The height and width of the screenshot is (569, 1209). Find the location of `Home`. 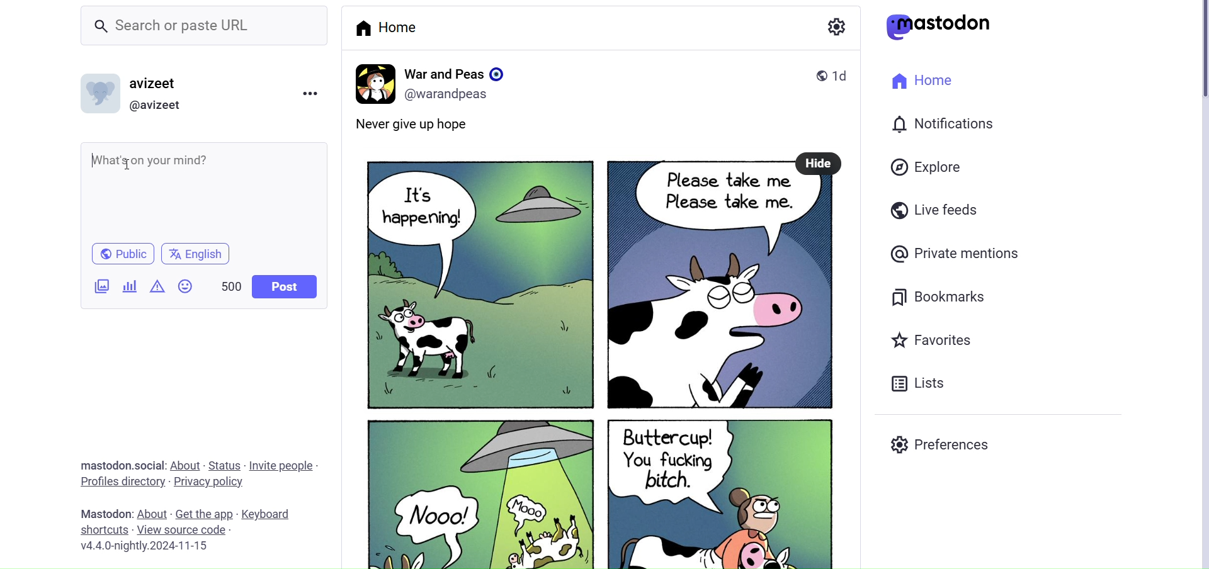

Home is located at coordinates (388, 27).